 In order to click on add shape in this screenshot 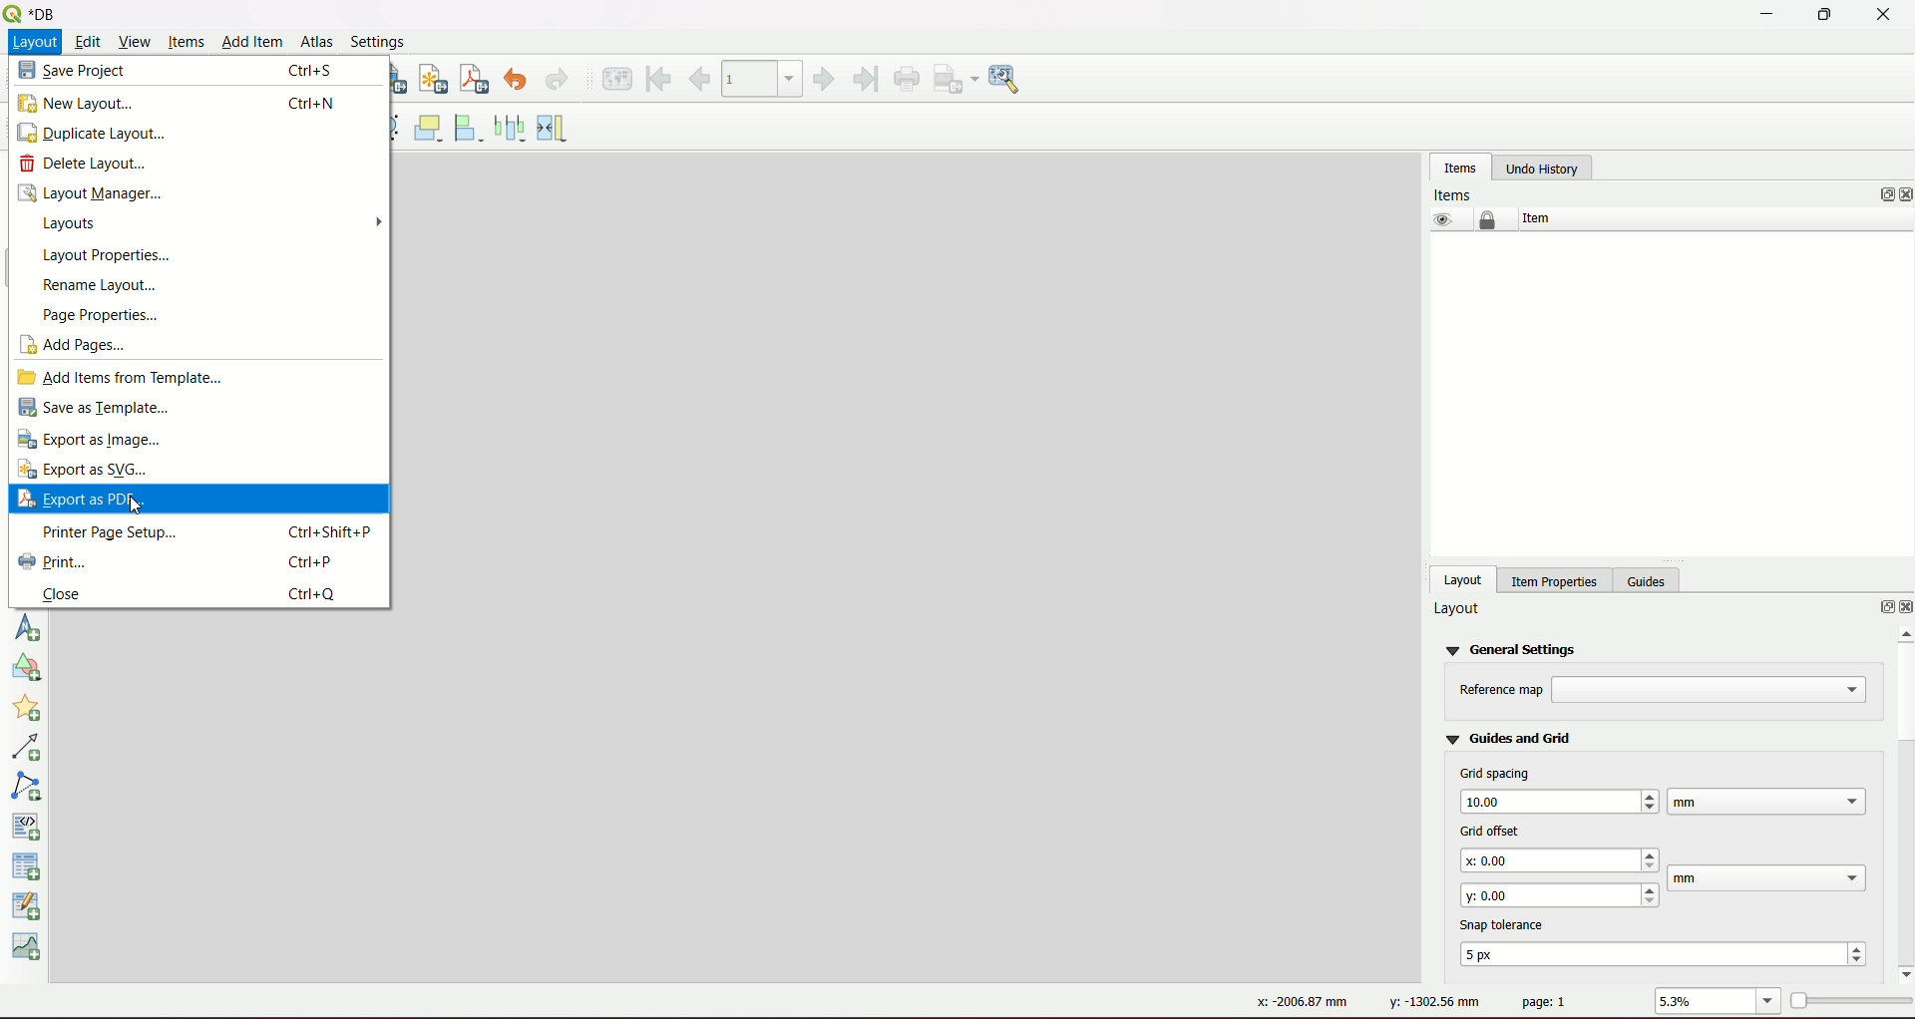, I will do `click(24, 671)`.